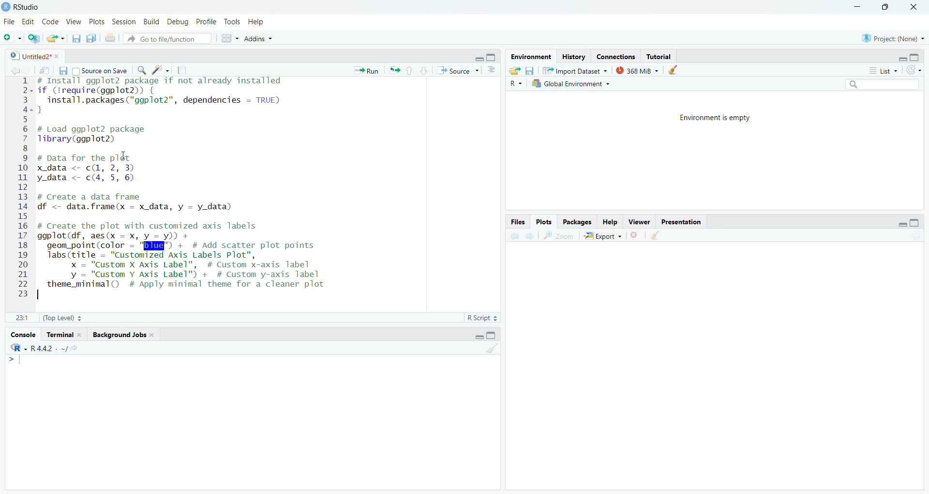 The image size is (929, 494). I want to click on clear, so click(492, 351).